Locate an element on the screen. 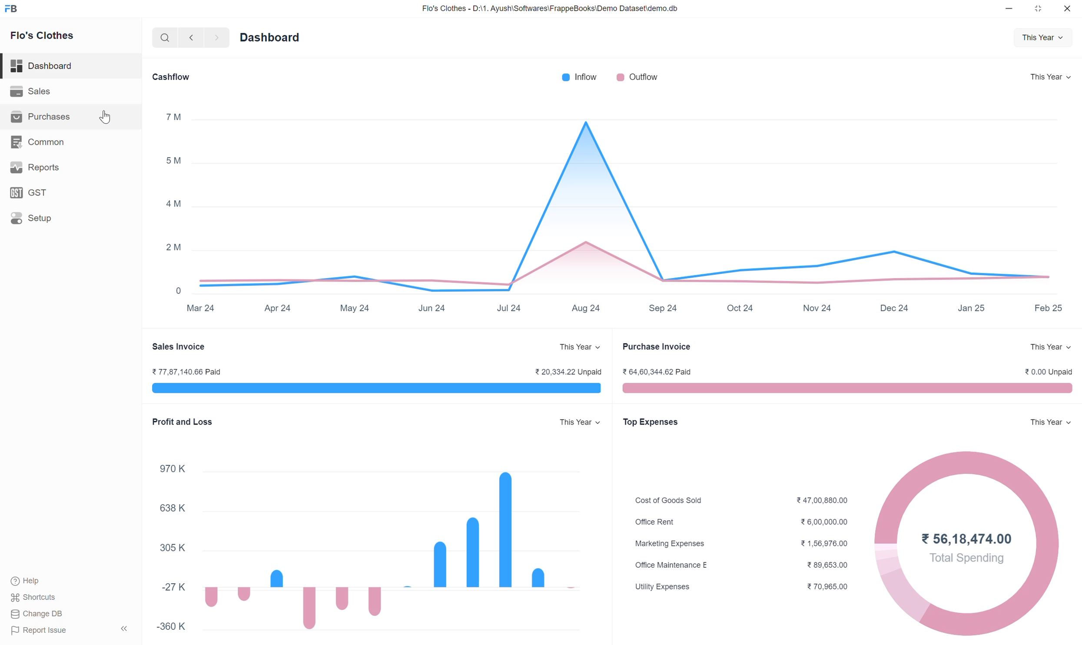 This screenshot has height=645, width=1082. Sep 24 is located at coordinates (663, 309).